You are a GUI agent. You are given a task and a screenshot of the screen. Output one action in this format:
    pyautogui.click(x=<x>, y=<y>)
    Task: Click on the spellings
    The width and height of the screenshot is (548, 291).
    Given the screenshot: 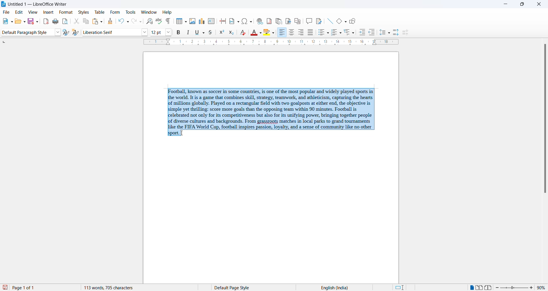 What is the action you would take?
    pyautogui.click(x=160, y=21)
    